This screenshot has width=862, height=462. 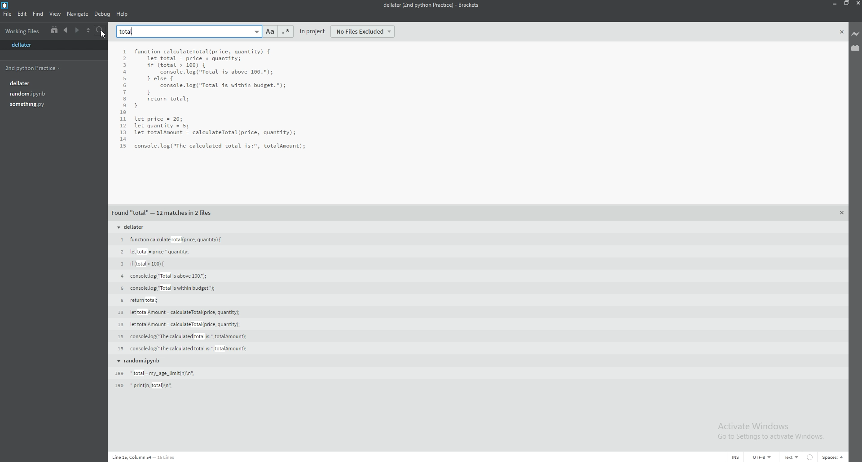 I want to click on resize, so click(x=845, y=3).